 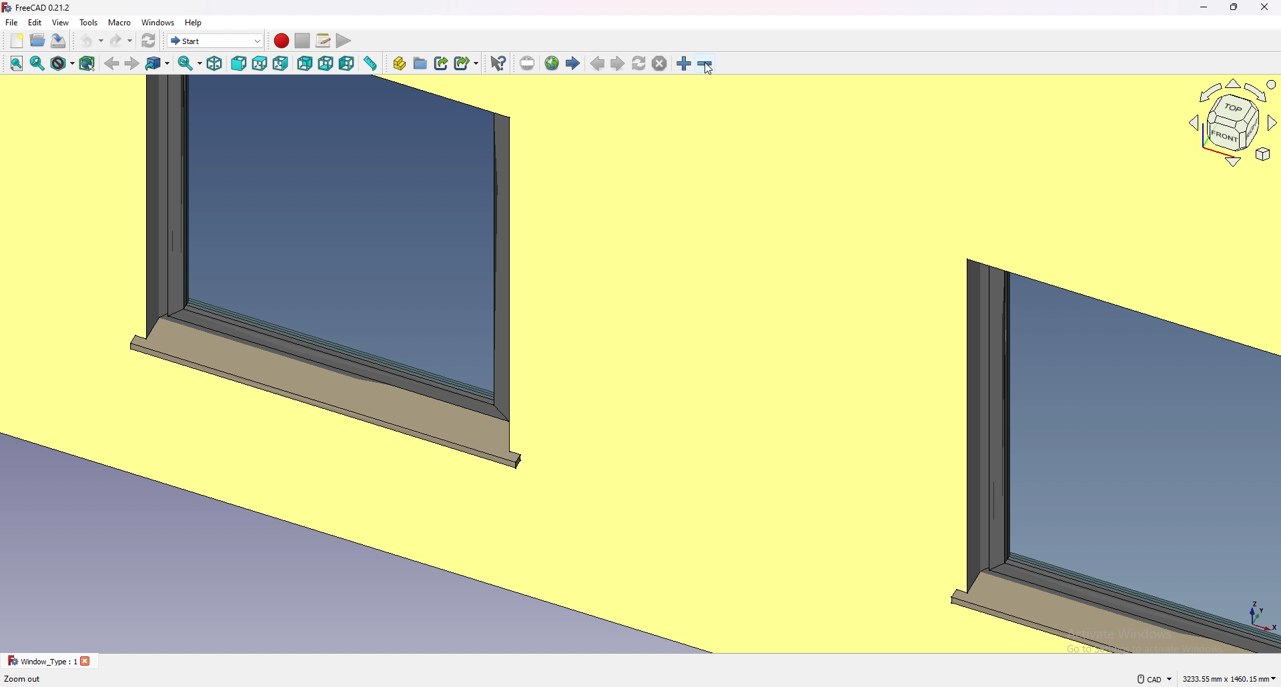 I want to click on next page, so click(x=618, y=64).